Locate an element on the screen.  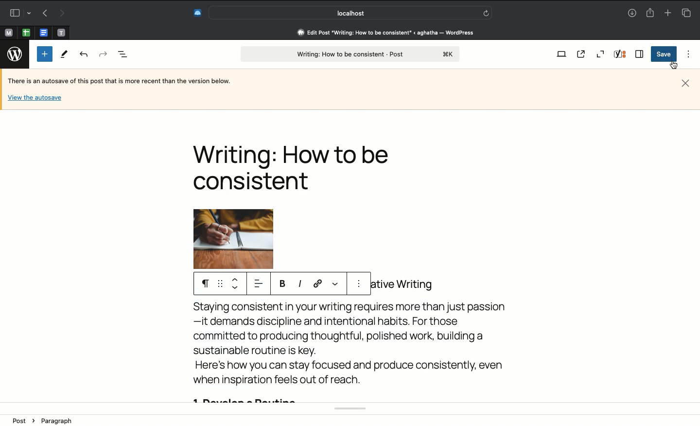
Drag is located at coordinates (220, 284).